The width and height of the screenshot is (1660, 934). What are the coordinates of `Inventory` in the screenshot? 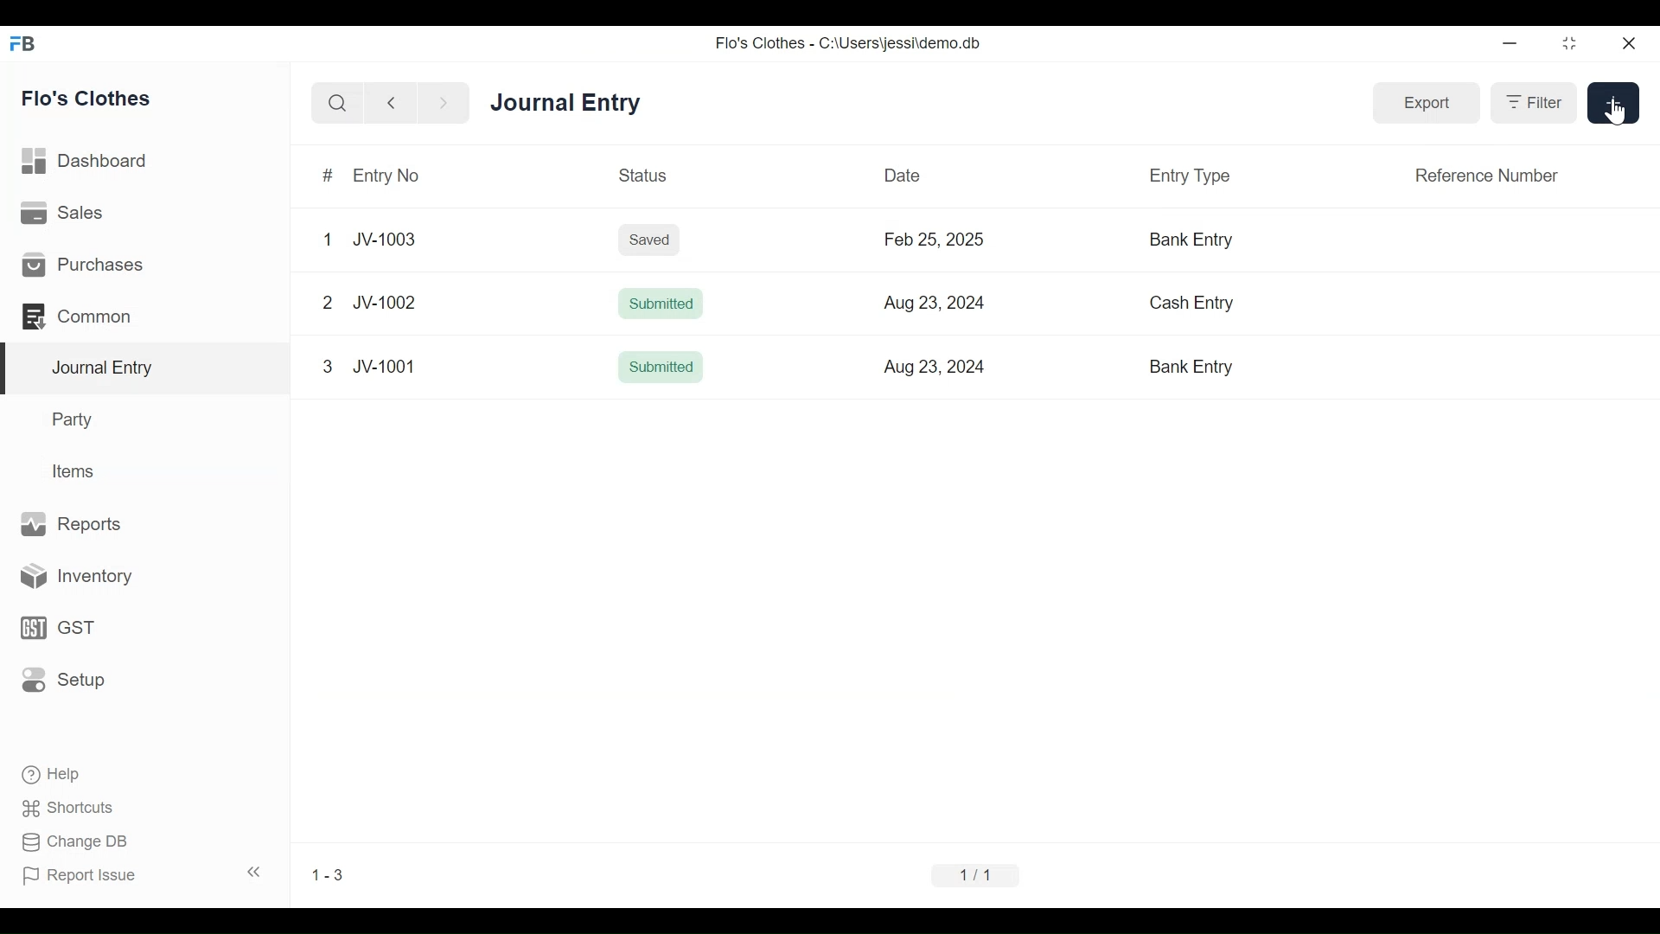 It's located at (70, 578).